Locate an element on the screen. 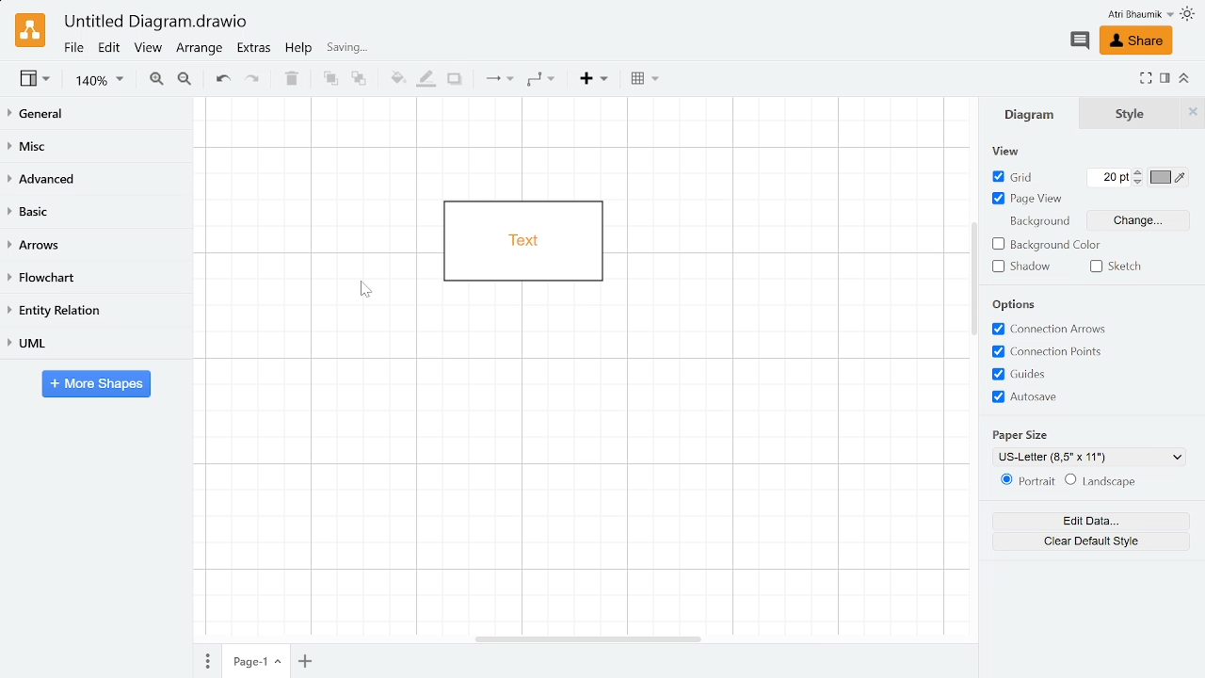 Image resolution: width=1205 pixels, height=678 pixels. Tbale is located at coordinates (646, 82).